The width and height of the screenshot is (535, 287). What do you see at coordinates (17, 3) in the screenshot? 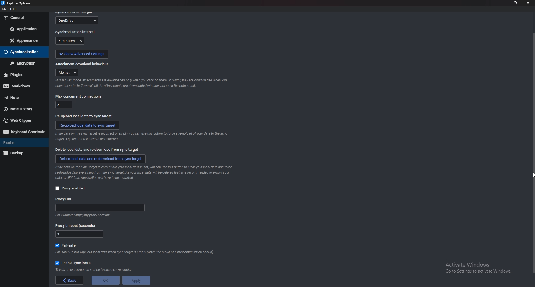
I see `options` at bounding box center [17, 3].